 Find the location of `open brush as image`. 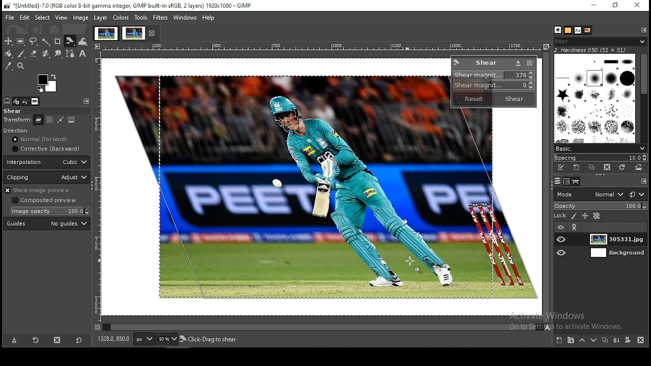

open brush as image is located at coordinates (638, 168).